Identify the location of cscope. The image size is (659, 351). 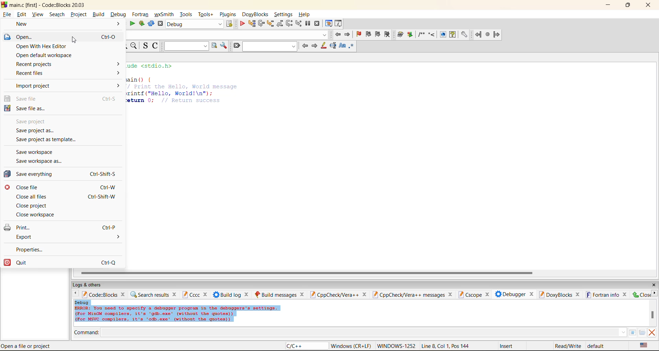
(470, 294).